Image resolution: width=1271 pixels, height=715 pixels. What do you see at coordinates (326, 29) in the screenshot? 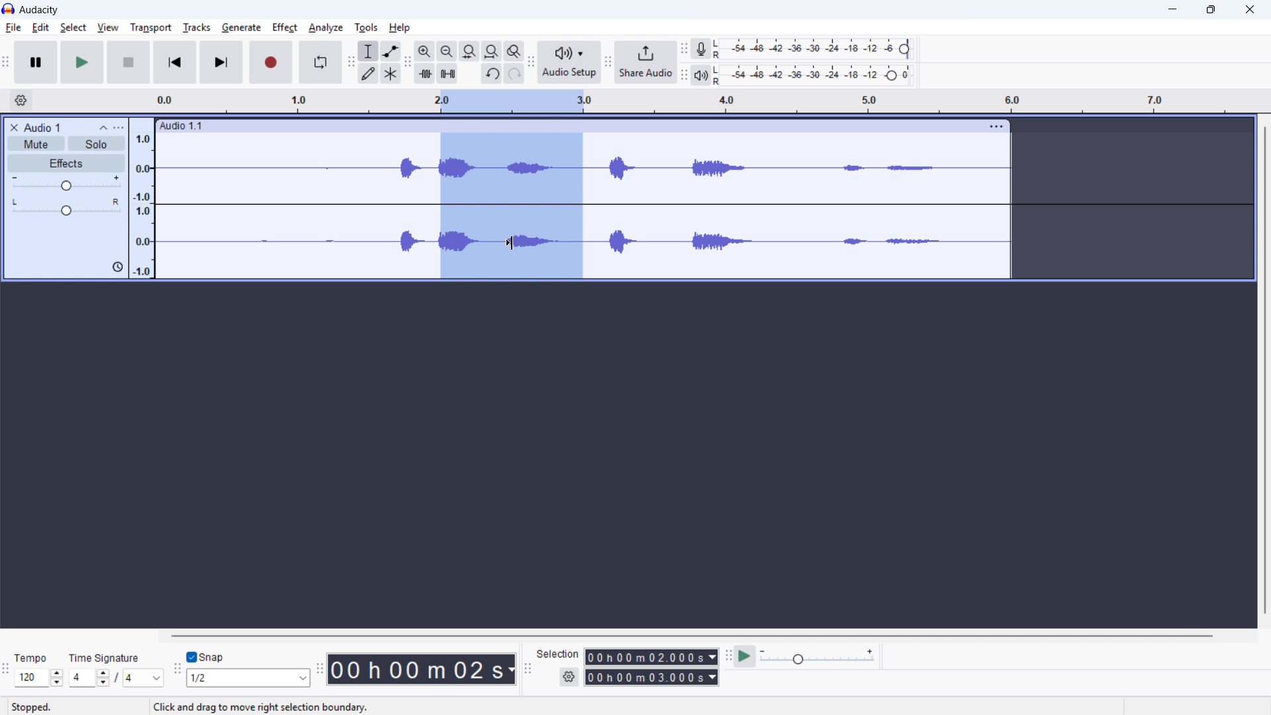
I see `Analyse` at bounding box center [326, 29].